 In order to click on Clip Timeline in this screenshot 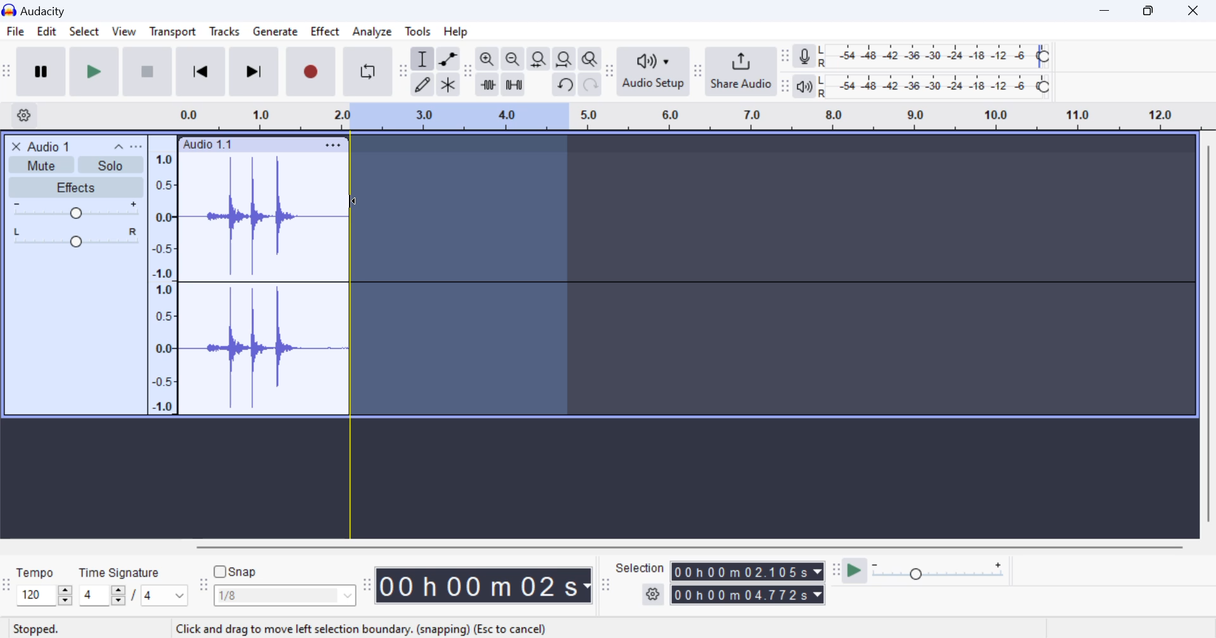, I will do `click(676, 118)`.